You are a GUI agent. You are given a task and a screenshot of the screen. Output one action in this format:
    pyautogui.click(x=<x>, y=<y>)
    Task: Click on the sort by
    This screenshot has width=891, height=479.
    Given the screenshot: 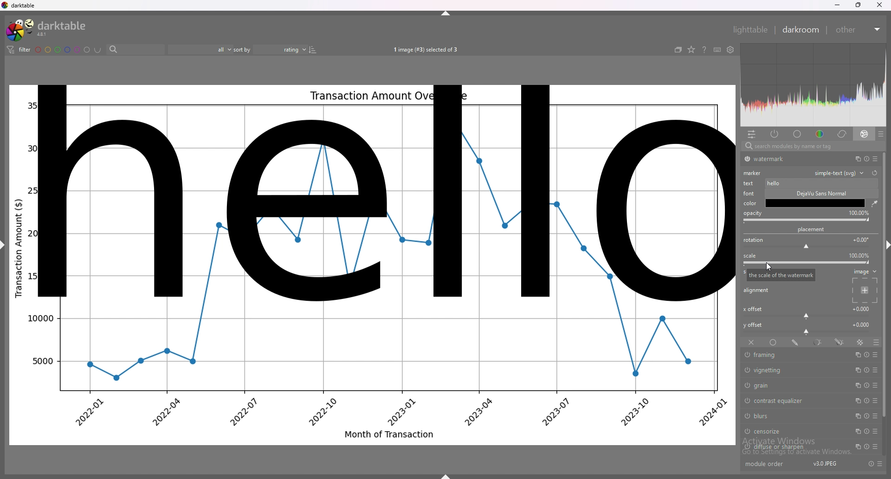 What is the action you would take?
    pyautogui.click(x=270, y=48)
    